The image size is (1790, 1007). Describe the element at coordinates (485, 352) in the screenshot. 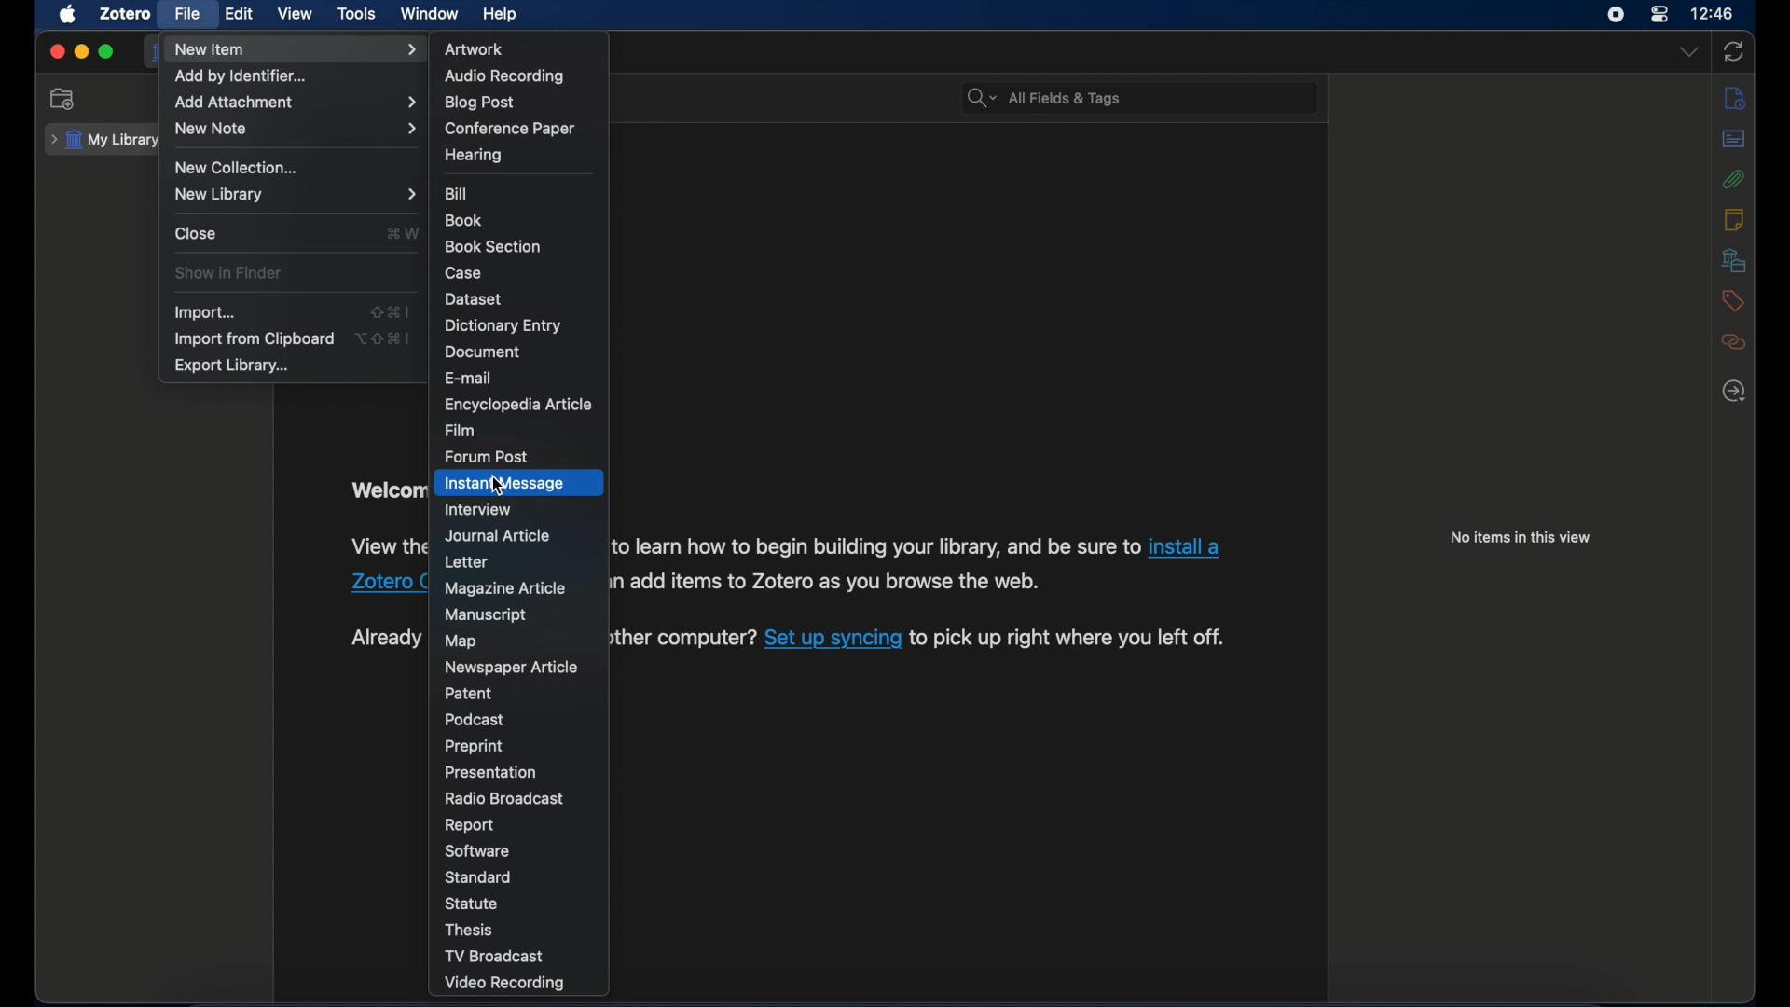

I see `document` at that location.